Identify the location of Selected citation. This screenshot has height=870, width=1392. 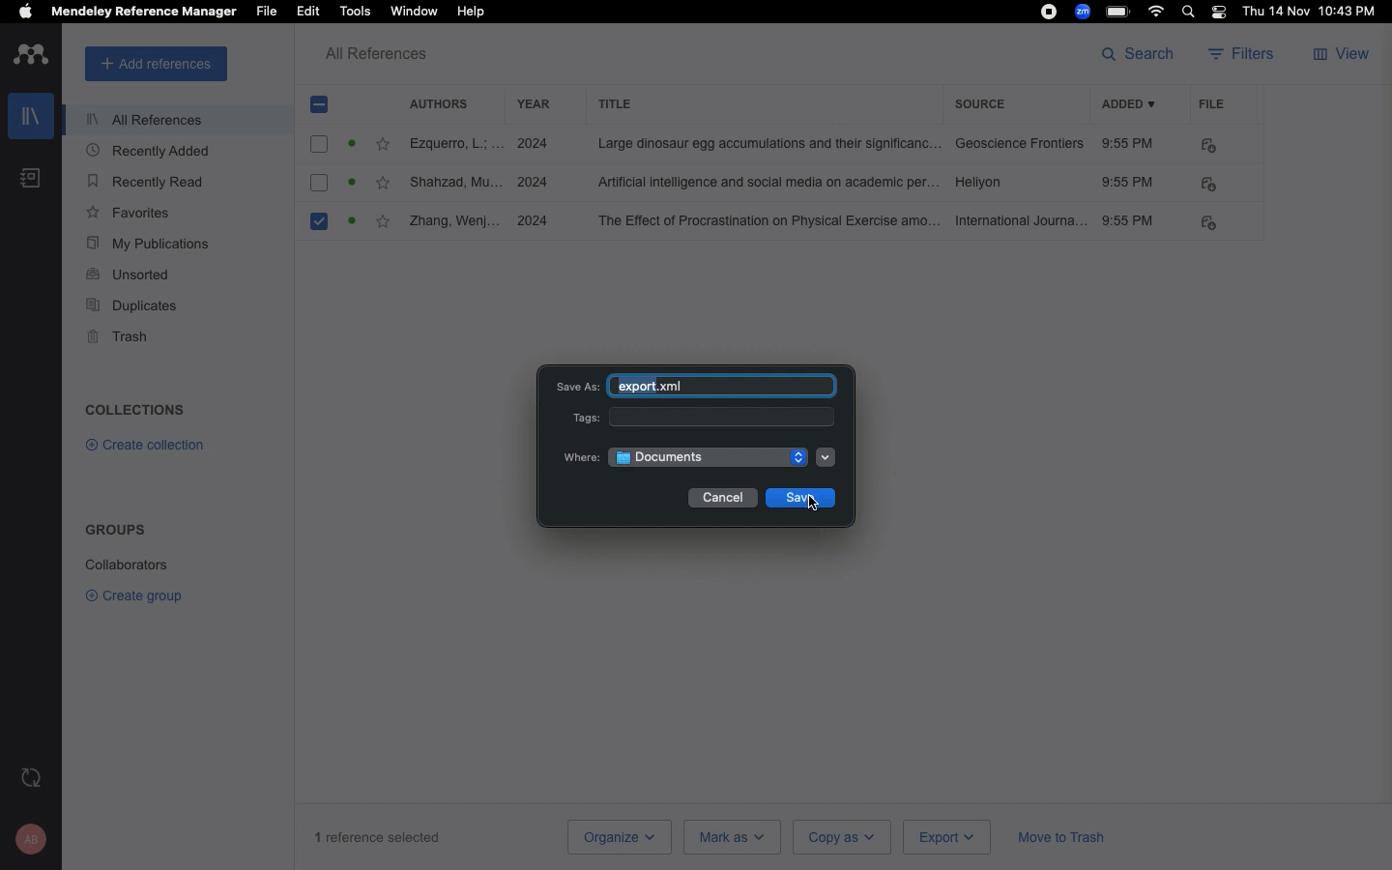
(323, 227).